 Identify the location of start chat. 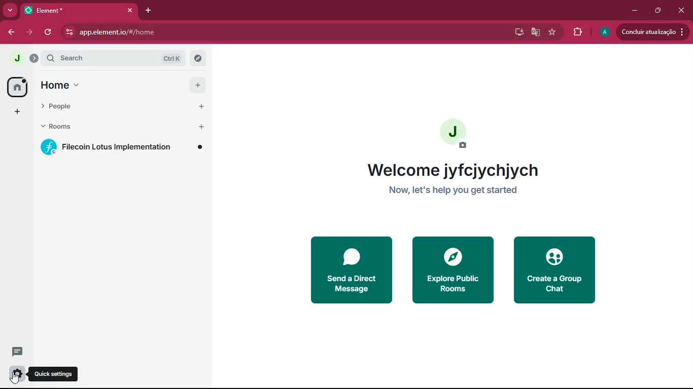
(201, 107).